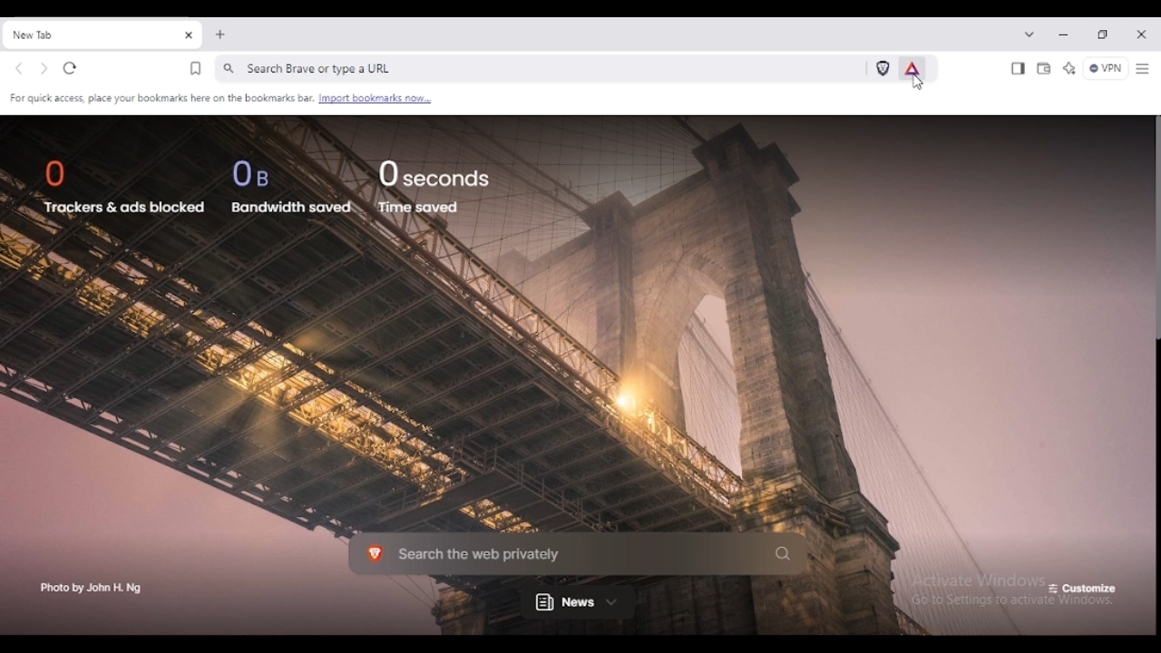 The image size is (1161, 653). What do you see at coordinates (92, 590) in the screenshot?
I see `photo by John H. Ng` at bounding box center [92, 590].